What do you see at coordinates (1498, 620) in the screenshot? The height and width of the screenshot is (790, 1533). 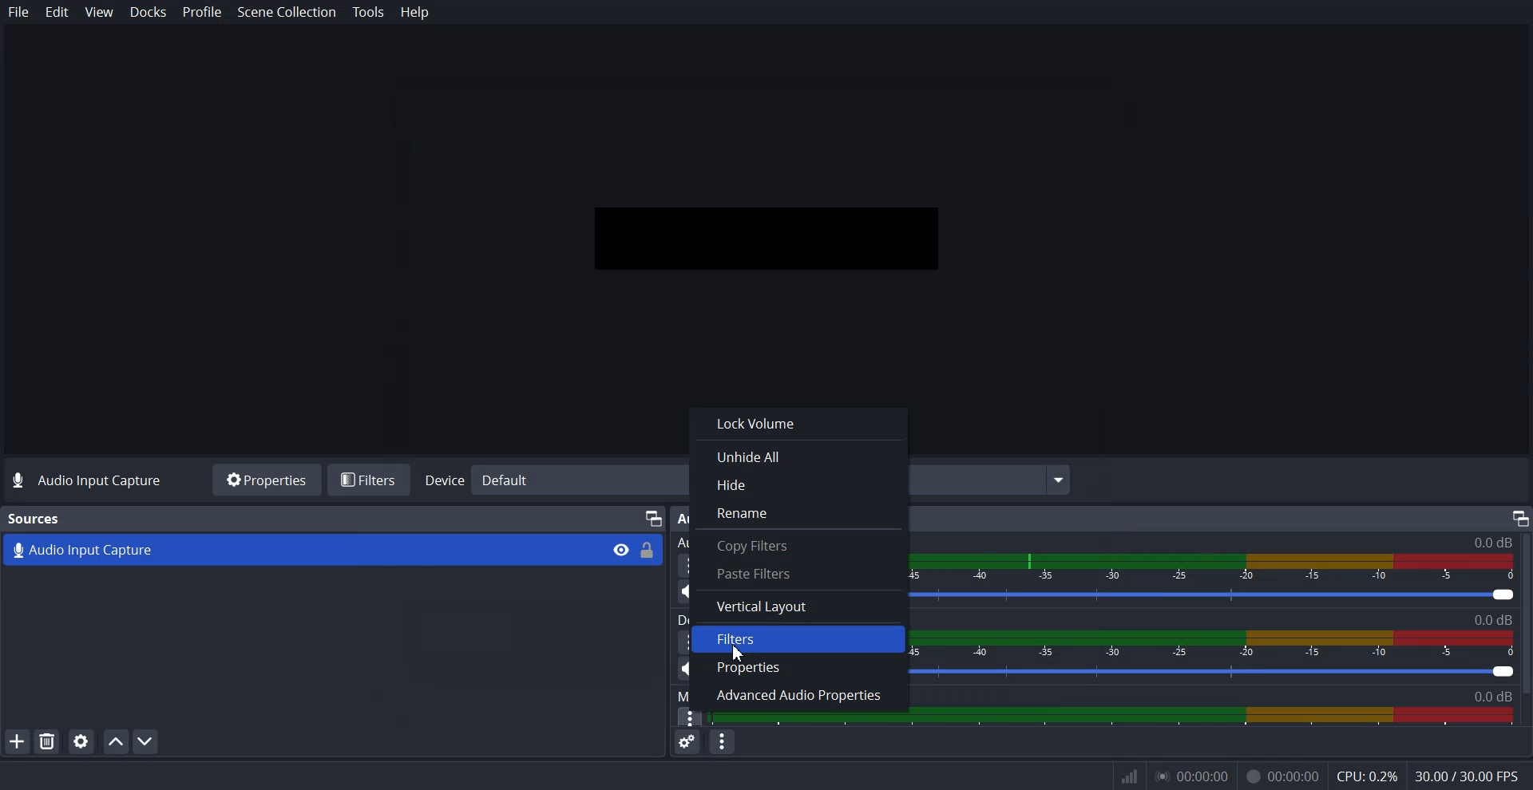 I see `Text` at bounding box center [1498, 620].